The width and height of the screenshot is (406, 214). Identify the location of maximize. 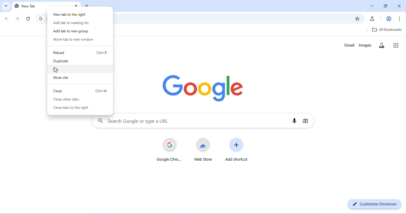
(387, 6).